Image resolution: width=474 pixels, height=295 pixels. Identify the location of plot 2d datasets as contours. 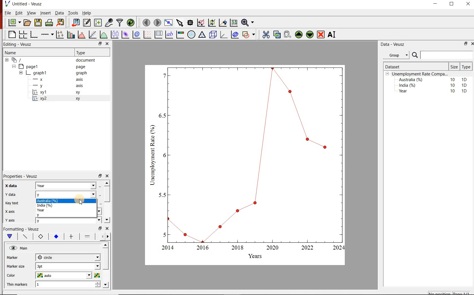
(136, 34).